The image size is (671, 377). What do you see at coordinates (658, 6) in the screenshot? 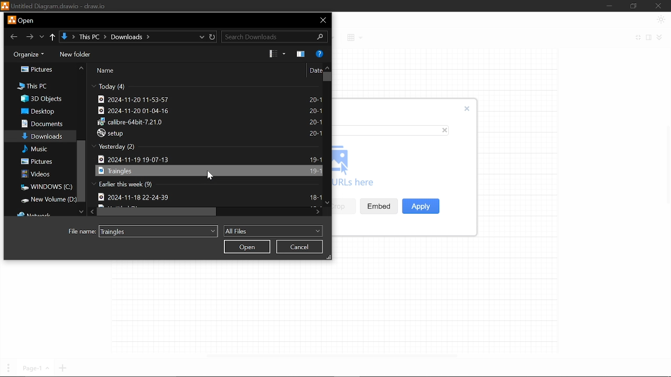
I see `Close` at bounding box center [658, 6].